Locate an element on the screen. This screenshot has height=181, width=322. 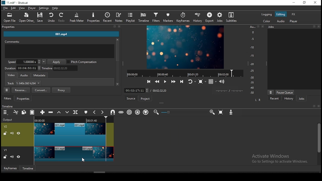
previous marker is located at coordinates (94, 112).